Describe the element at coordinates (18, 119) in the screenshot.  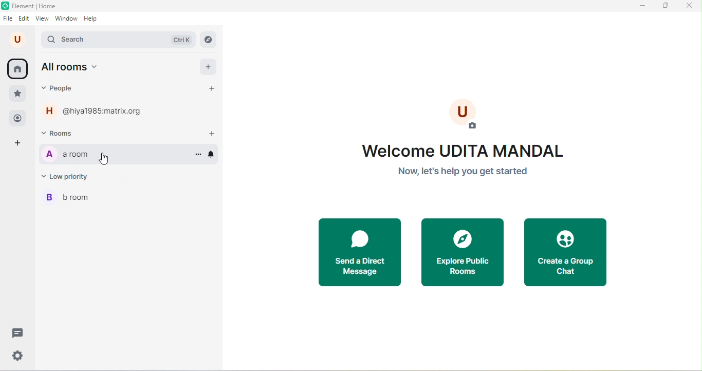
I see `people` at that location.